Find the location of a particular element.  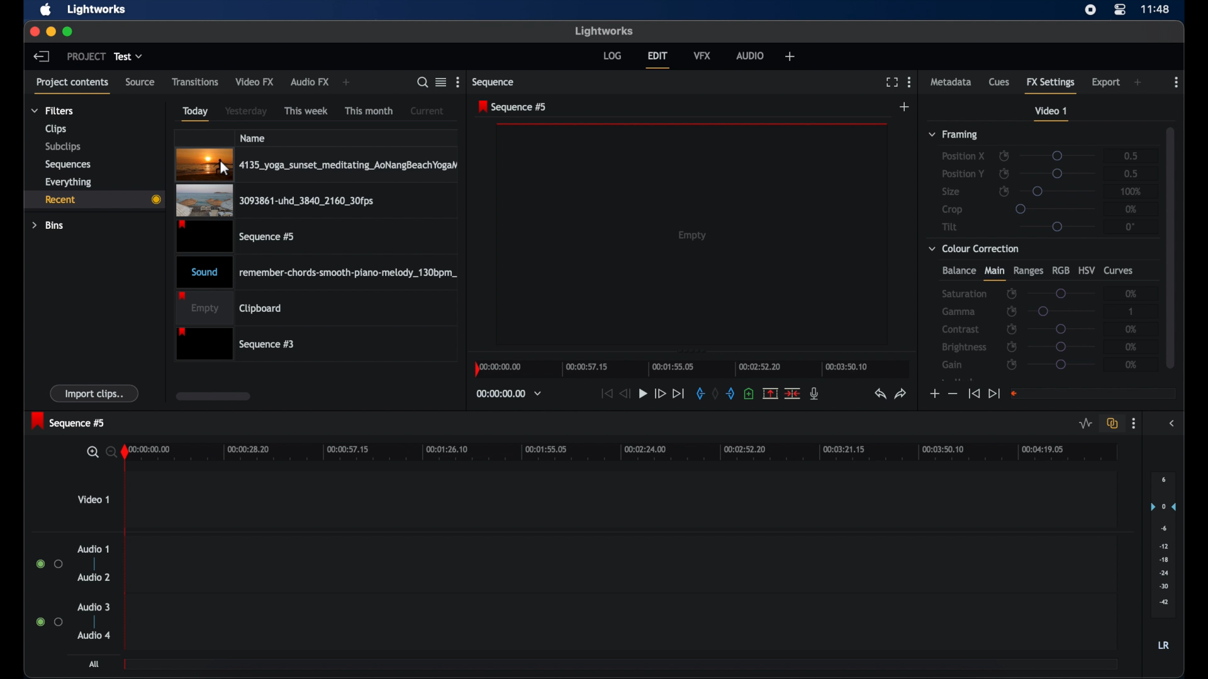

vfx is located at coordinates (703, 55).